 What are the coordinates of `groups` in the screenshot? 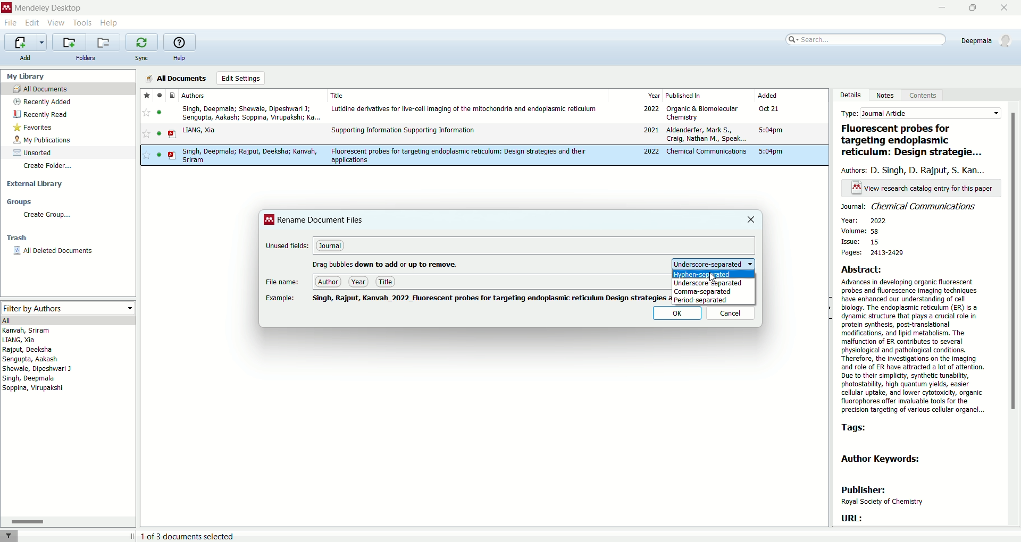 It's located at (19, 203).